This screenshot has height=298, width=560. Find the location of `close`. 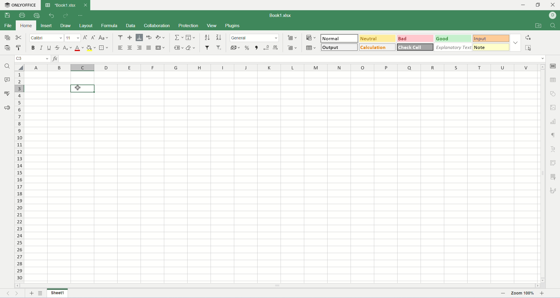

close is located at coordinates (85, 5).